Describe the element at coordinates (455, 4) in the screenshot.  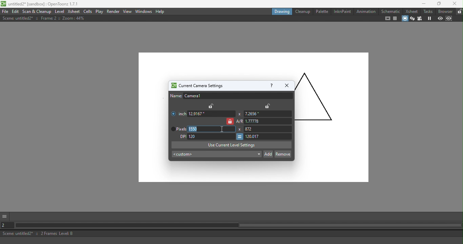
I see `Close` at that location.